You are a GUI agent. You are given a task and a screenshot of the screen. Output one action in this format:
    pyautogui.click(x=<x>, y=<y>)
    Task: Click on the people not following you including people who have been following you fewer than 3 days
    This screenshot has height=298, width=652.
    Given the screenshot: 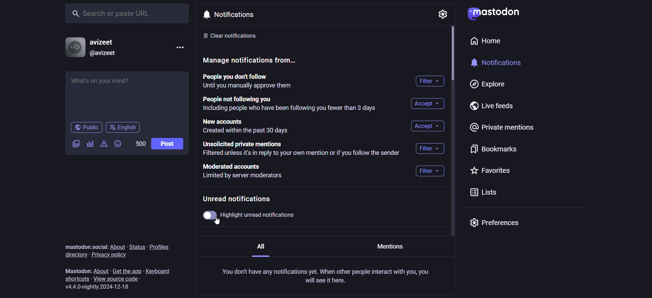 What is the action you would take?
    pyautogui.click(x=291, y=104)
    